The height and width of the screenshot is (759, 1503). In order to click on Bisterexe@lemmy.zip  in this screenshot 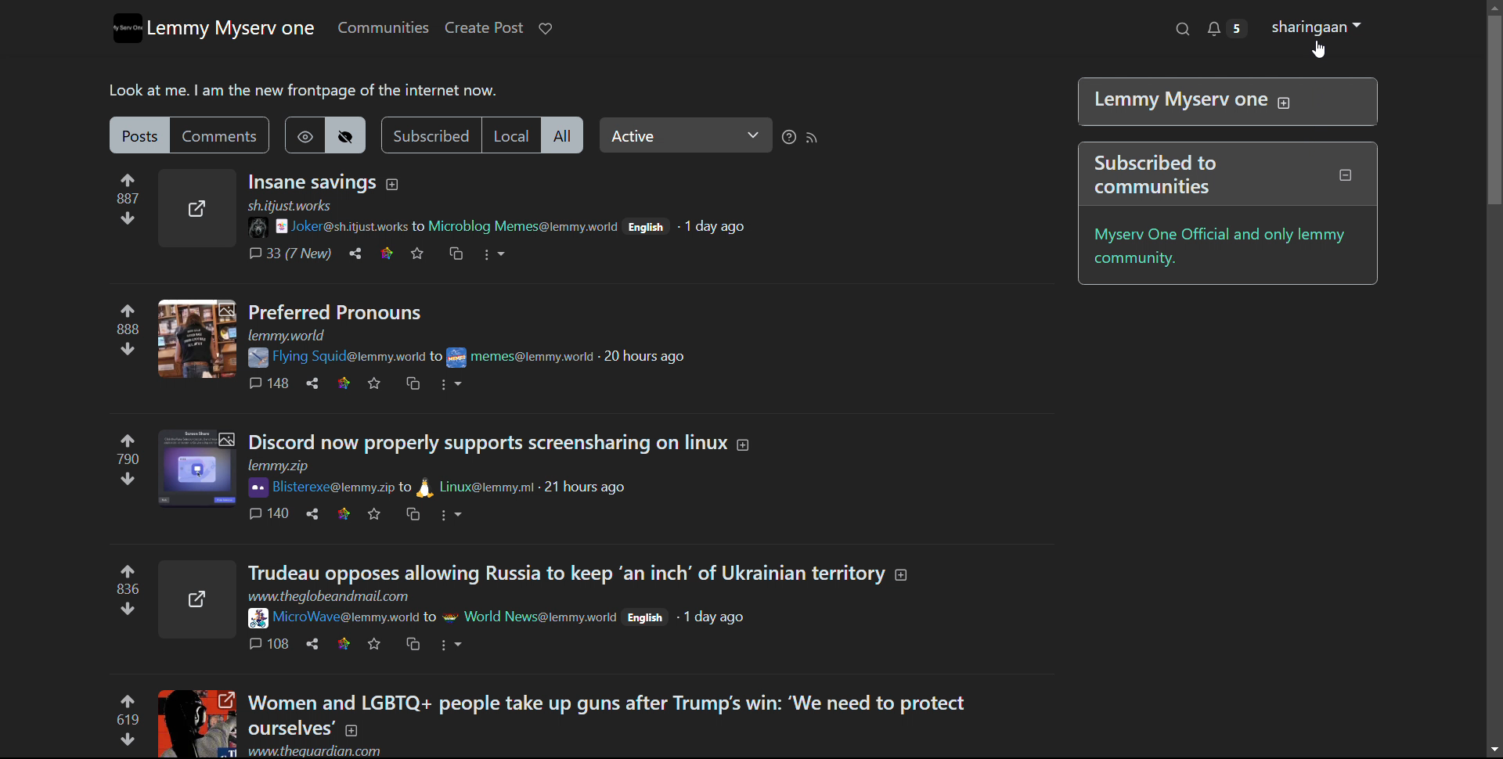, I will do `click(319, 488)`.